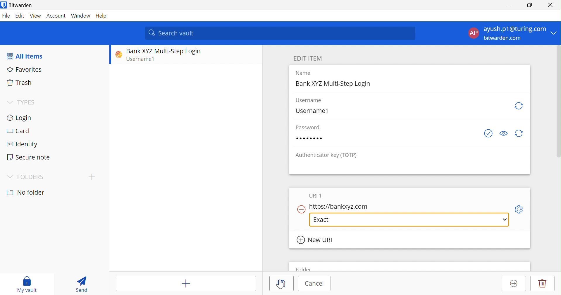 This screenshot has height=295, width=561. Describe the element at coordinates (27, 193) in the screenshot. I see `No folder` at that location.